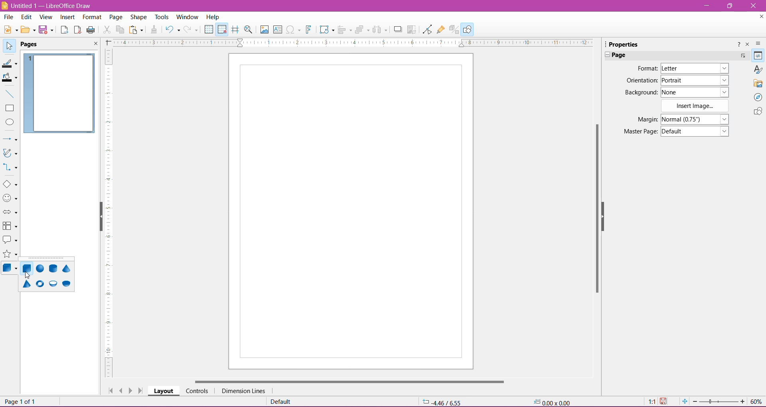 The height and width of the screenshot is (407, 766). Describe the element at coordinates (9, 45) in the screenshot. I see `Select Item` at that location.